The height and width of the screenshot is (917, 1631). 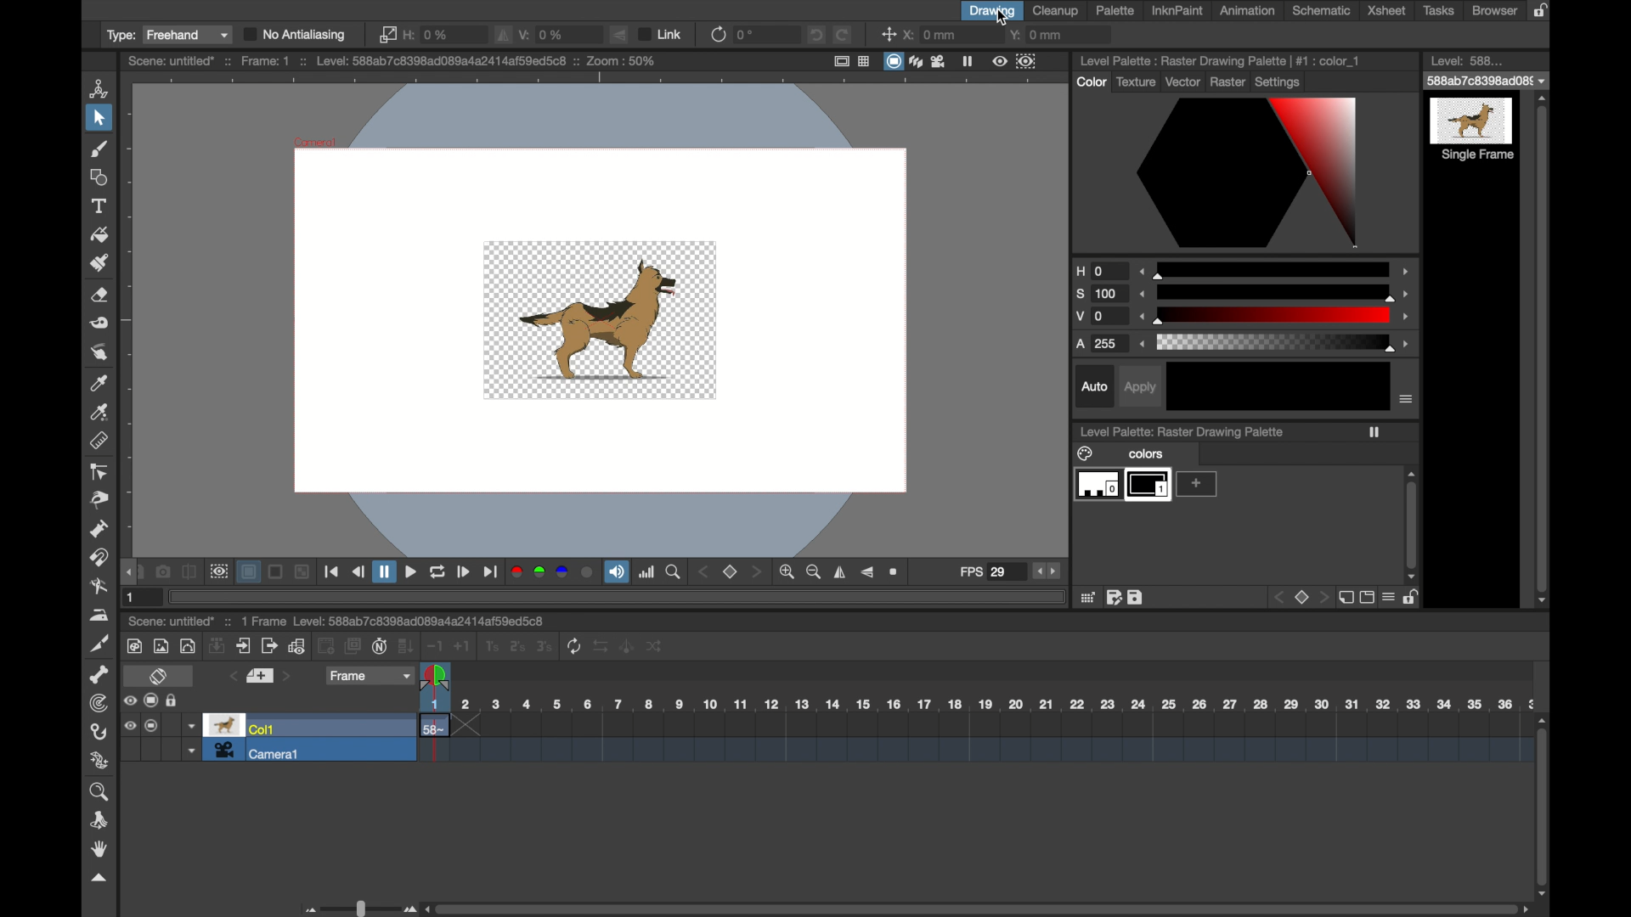 What do you see at coordinates (600, 320) in the screenshot?
I see `image` at bounding box center [600, 320].